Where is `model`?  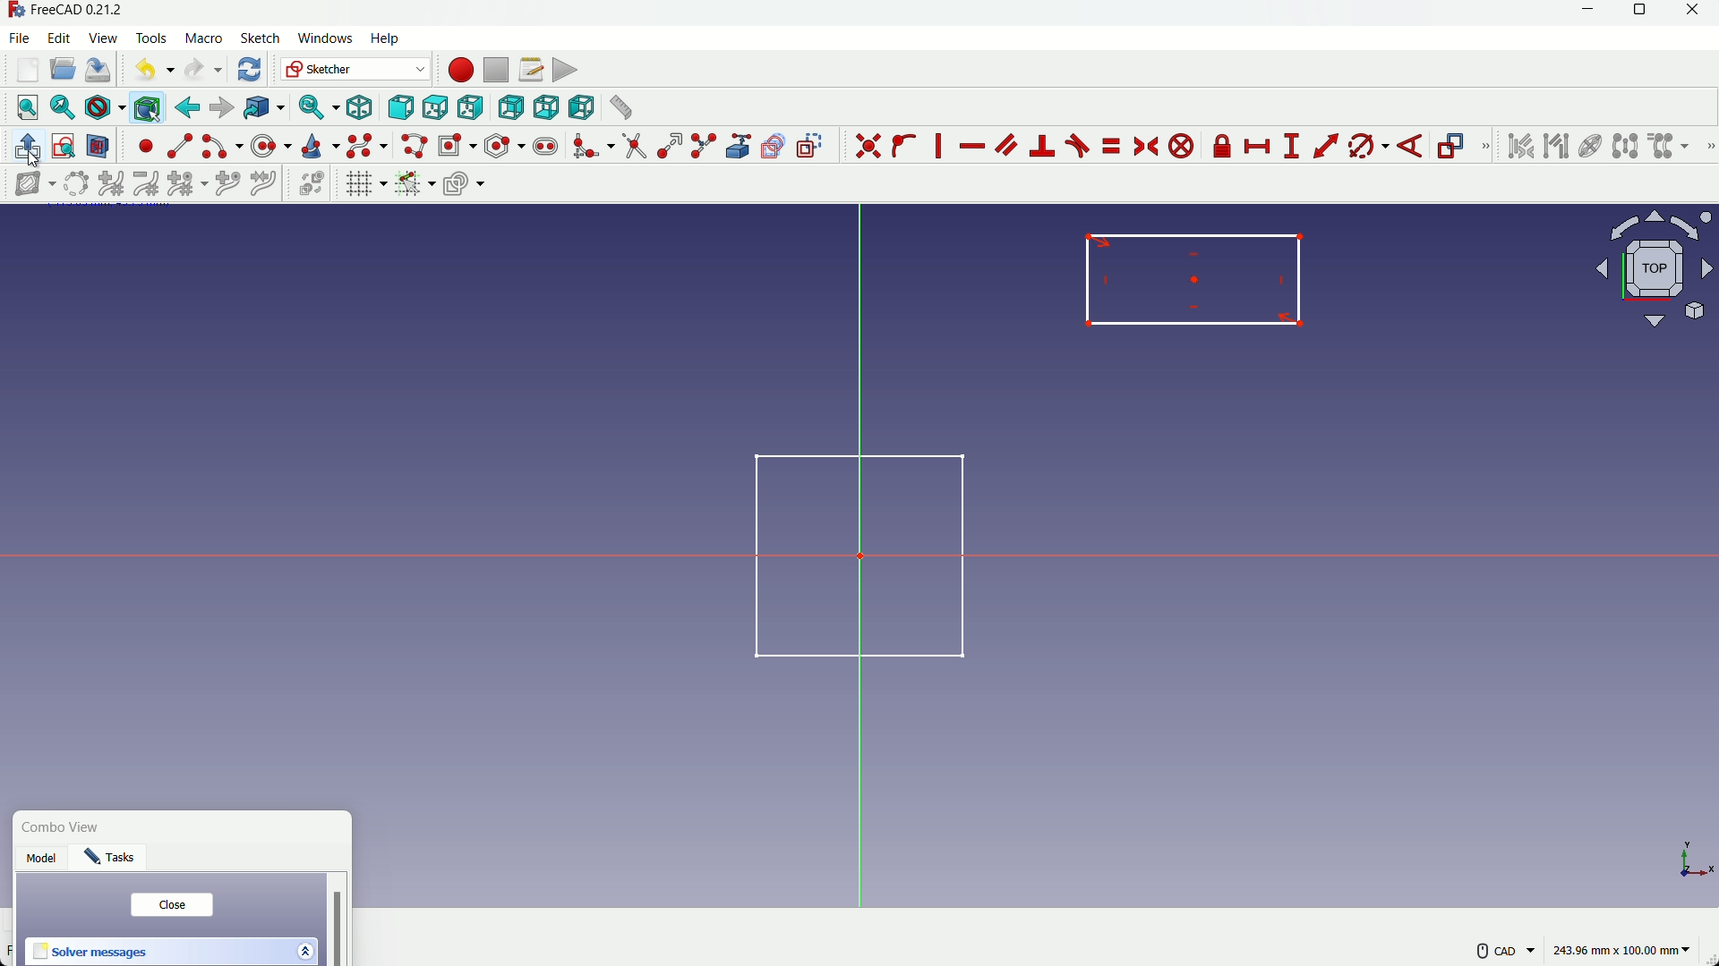
model is located at coordinates (44, 860).